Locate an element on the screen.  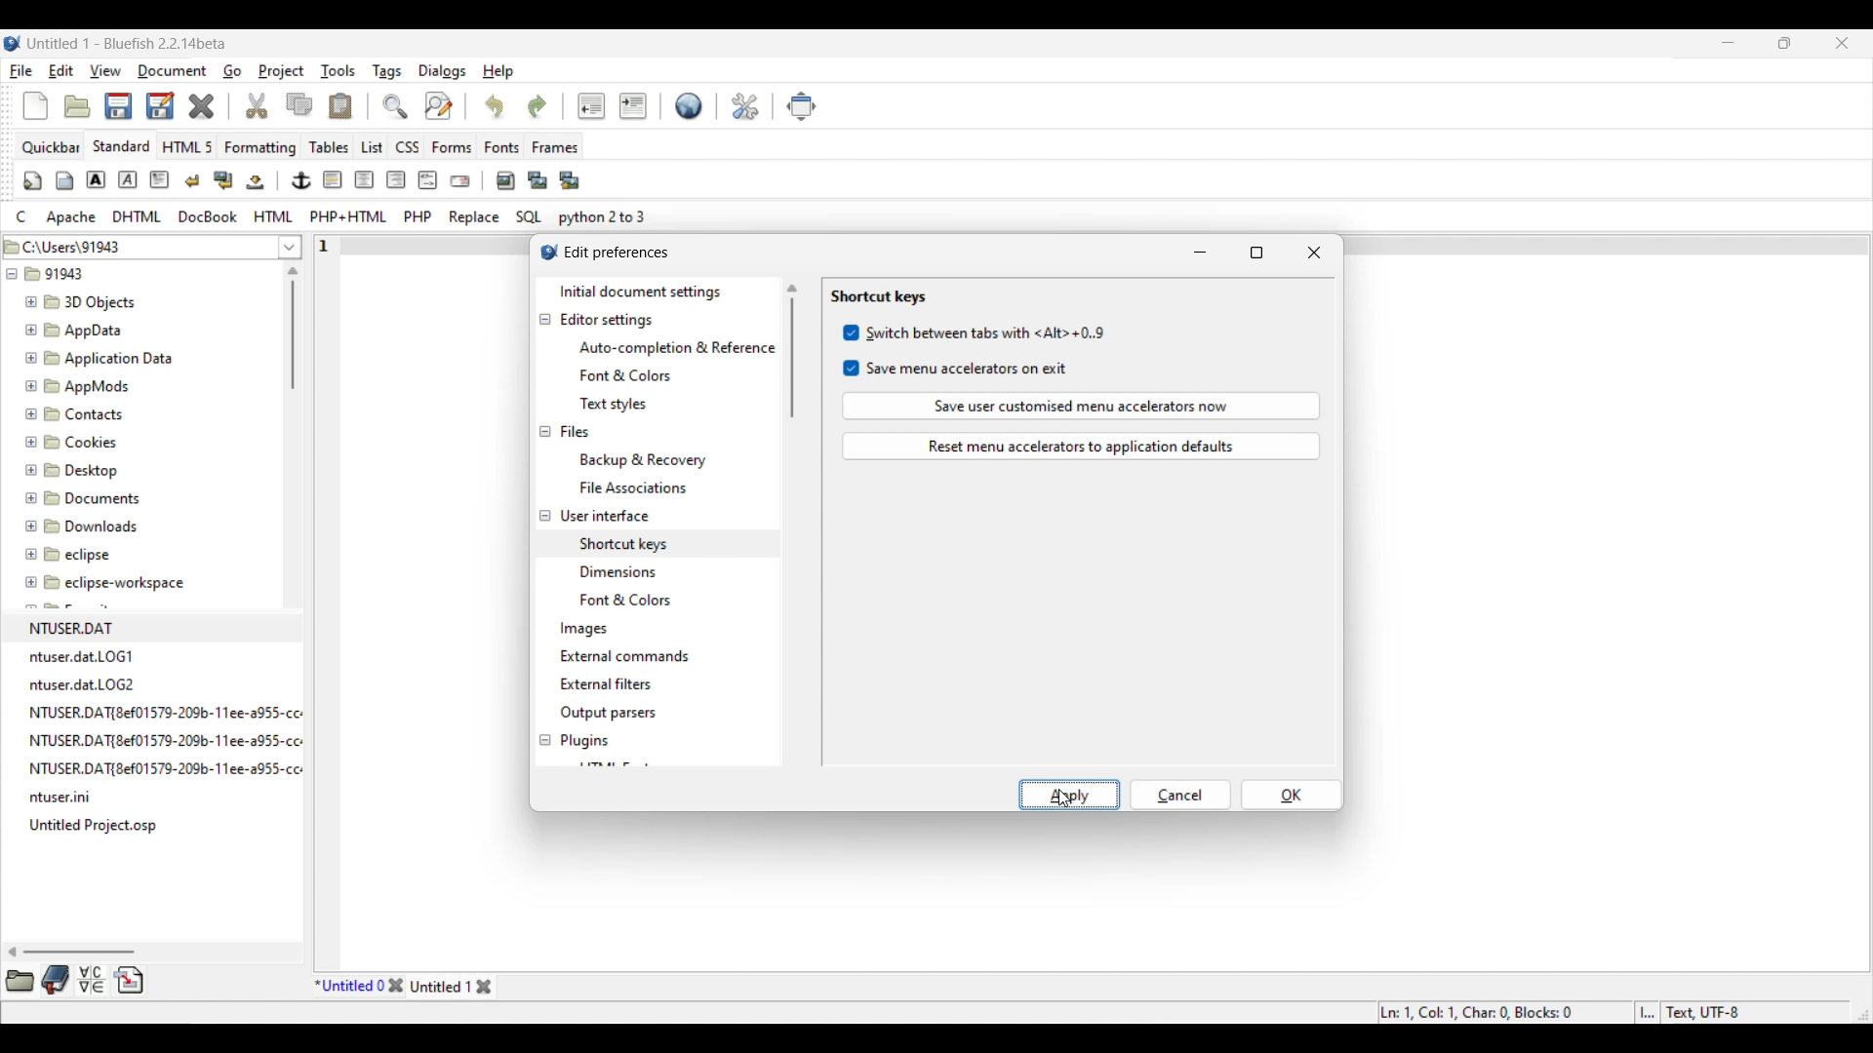
Vertical slide bar is located at coordinates (293, 328).